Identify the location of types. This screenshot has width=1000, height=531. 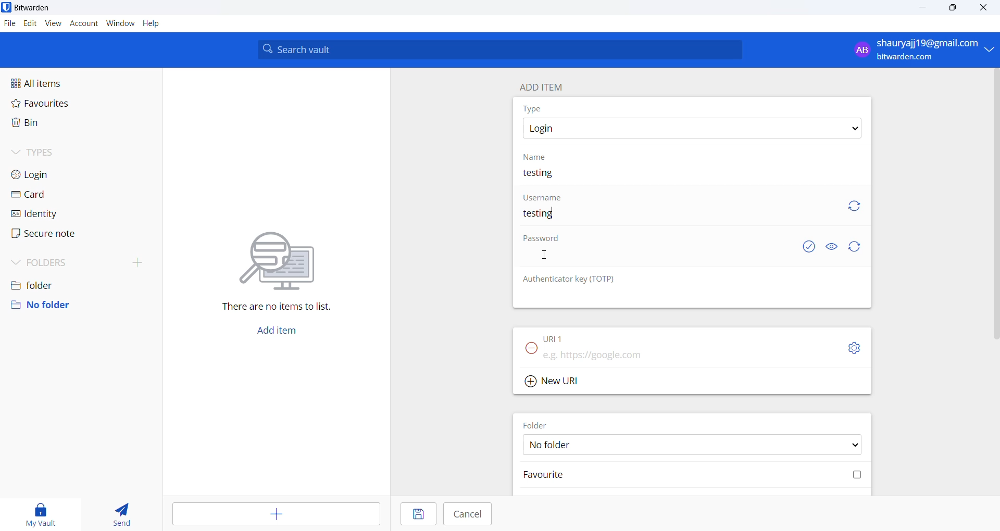
(58, 153).